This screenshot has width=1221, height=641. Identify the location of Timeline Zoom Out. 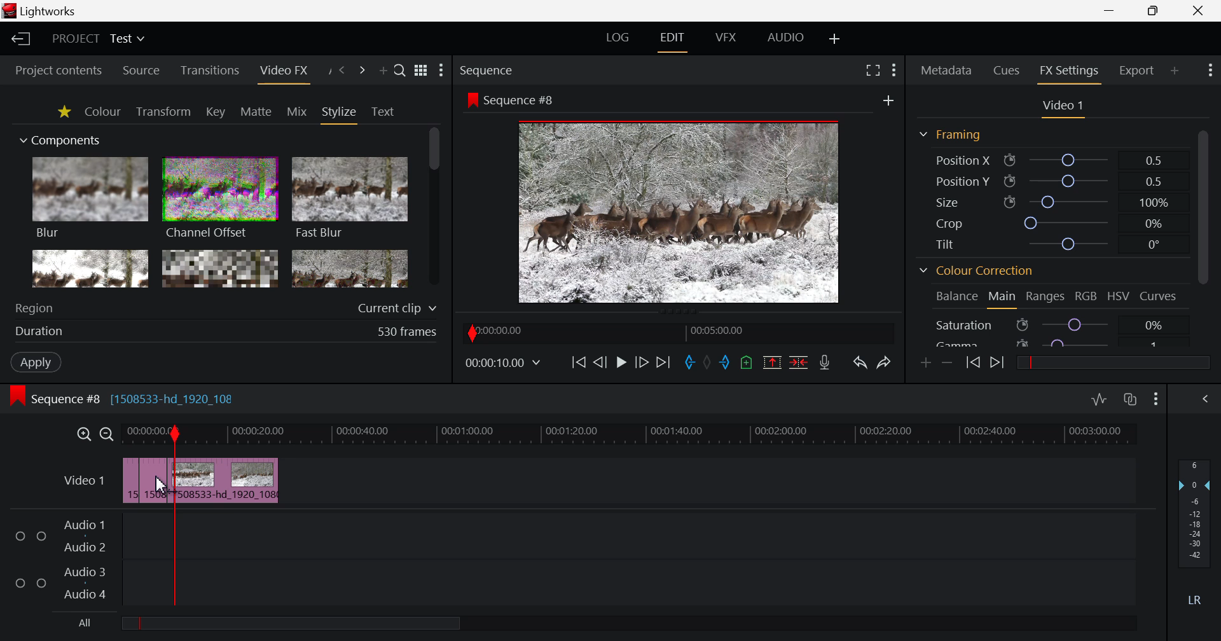
(107, 434).